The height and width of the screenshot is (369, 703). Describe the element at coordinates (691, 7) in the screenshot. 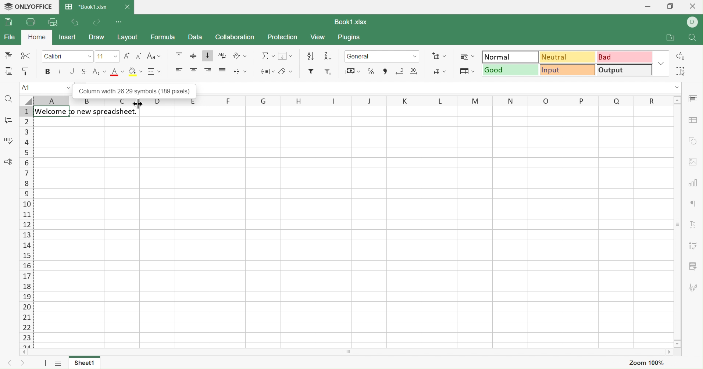

I see `Close` at that location.